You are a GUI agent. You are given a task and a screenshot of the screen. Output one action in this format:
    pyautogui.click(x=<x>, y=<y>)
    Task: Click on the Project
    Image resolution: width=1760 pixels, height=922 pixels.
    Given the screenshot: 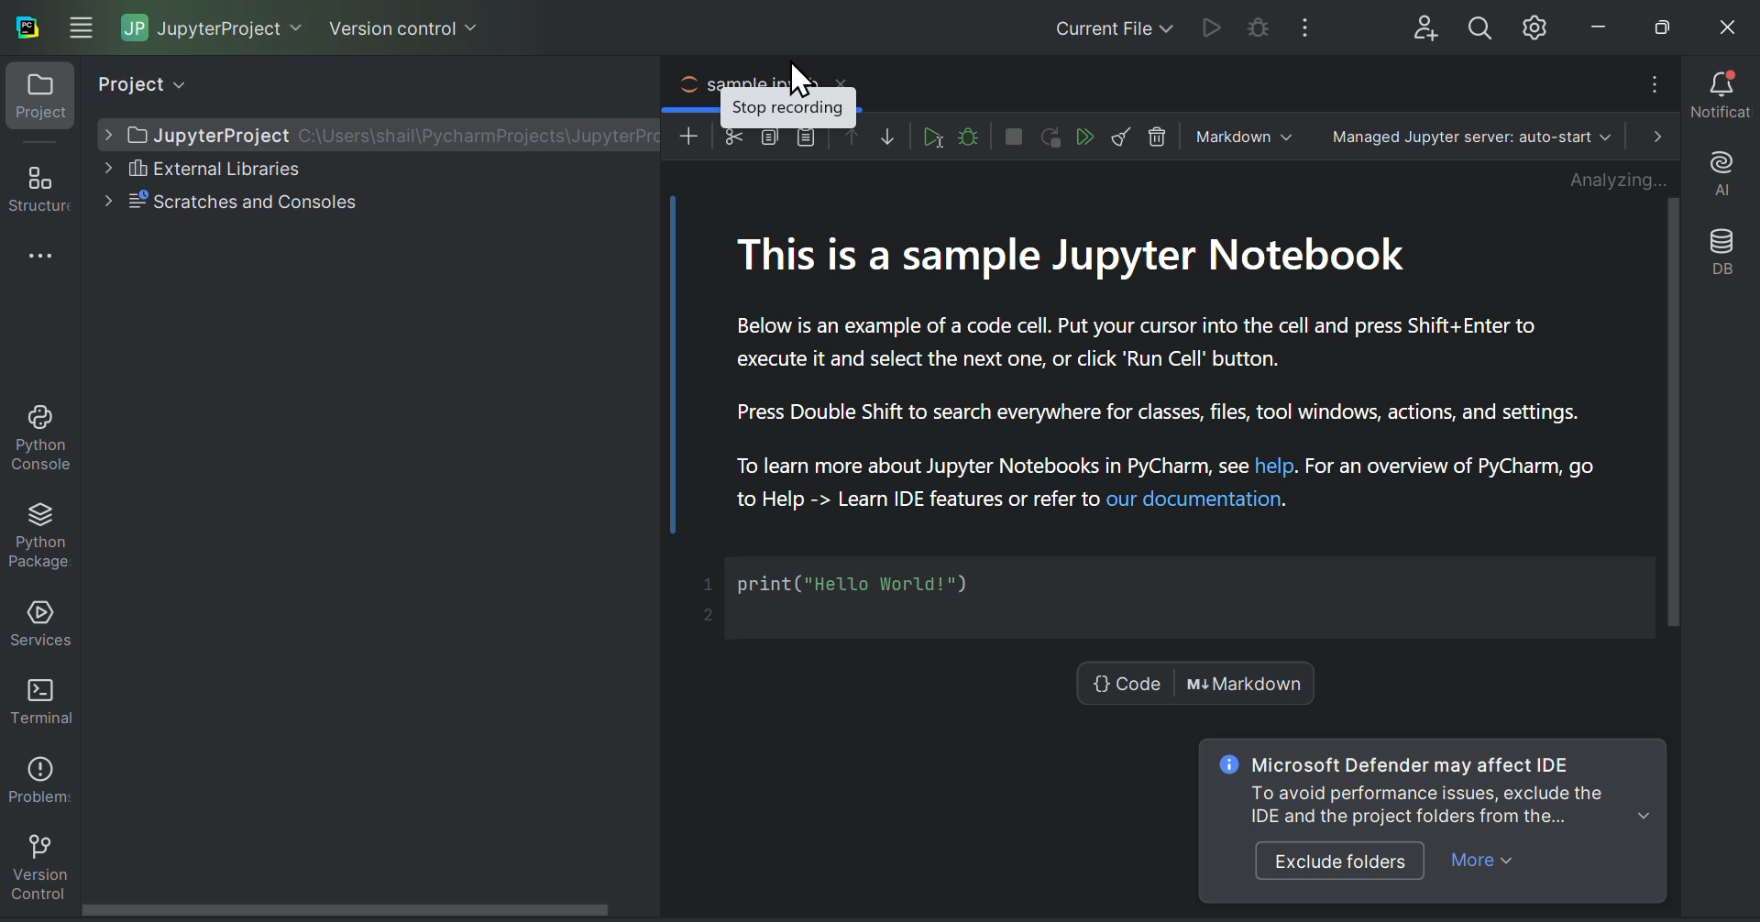 What is the action you would take?
    pyautogui.click(x=1172, y=436)
    